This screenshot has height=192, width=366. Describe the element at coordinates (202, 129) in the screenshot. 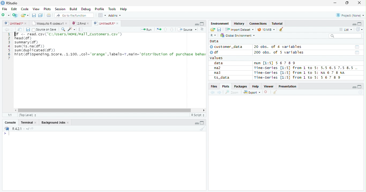

I see `Clean` at that location.